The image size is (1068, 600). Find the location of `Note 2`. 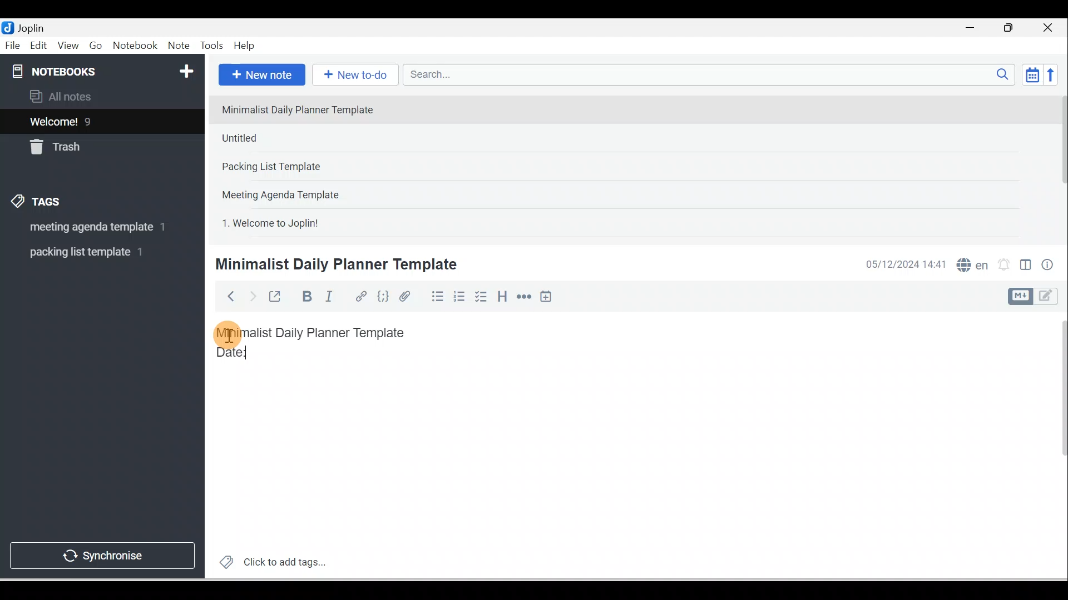

Note 2 is located at coordinates (294, 138).